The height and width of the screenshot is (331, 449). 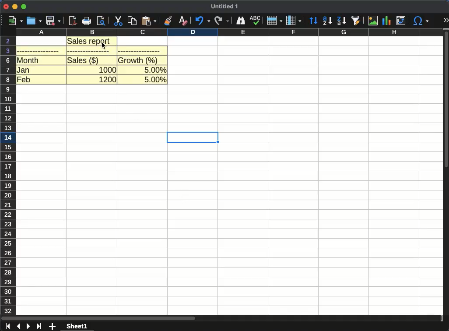 What do you see at coordinates (6, 7) in the screenshot?
I see `close` at bounding box center [6, 7].